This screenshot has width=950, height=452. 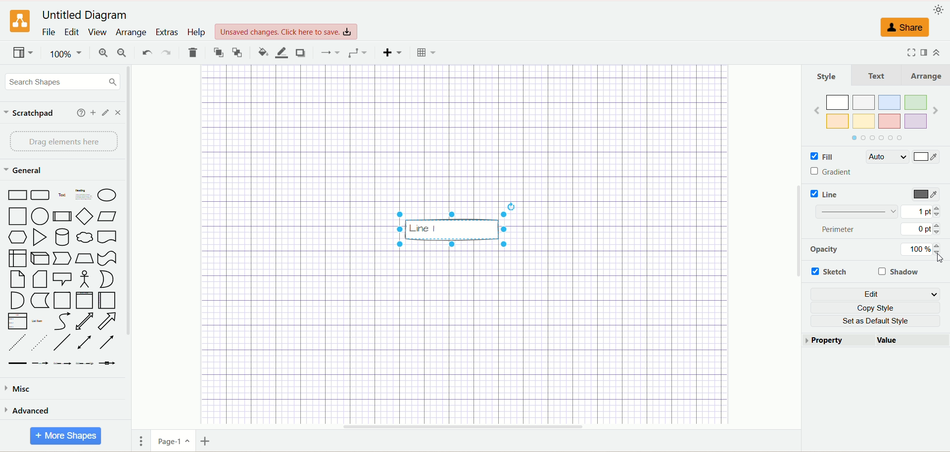 I want to click on Linebar, so click(x=859, y=212).